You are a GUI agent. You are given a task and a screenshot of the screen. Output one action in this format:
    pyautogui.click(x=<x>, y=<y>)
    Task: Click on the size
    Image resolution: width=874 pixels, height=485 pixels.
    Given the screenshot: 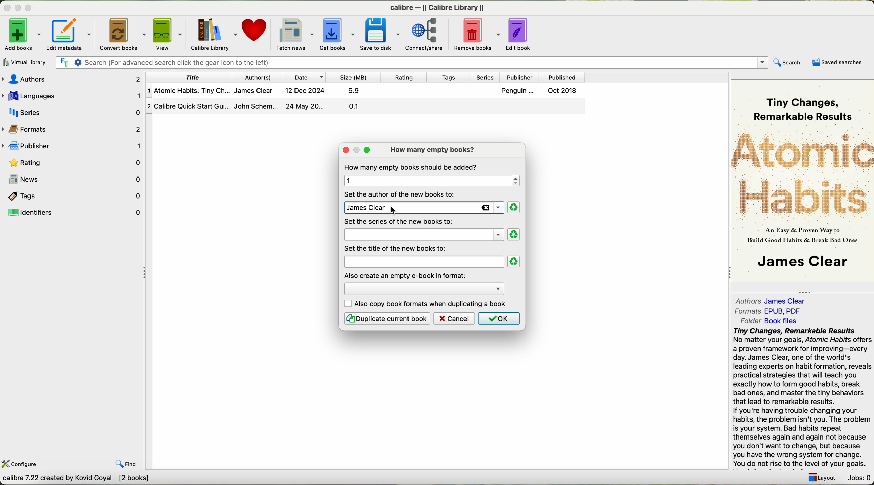 What is the action you would take?
    pyautogui.click(x=354, y=77)
    